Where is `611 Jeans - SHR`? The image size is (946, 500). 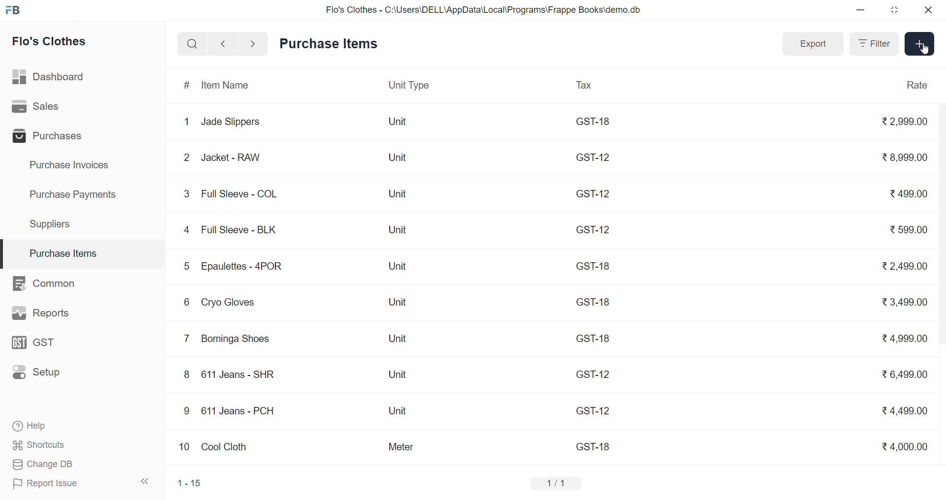 611 Jeans - SHR is located at coordinates (239, 374).